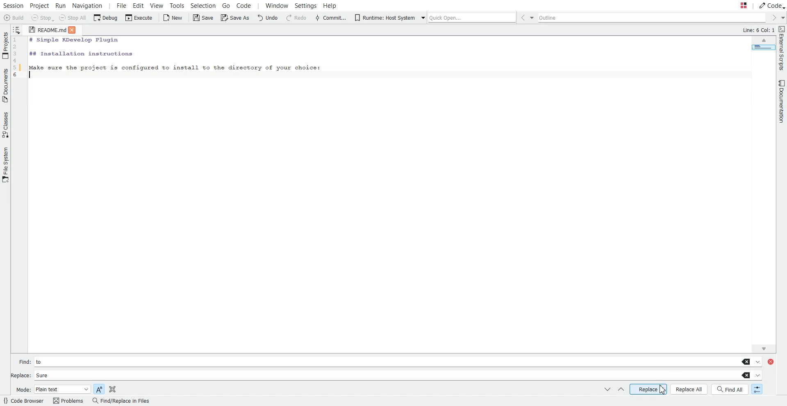 This screenshot has width=787, height=406. What do you see at coordinates (225, 5) in the screenshot?
I see `Go` at bounding box center [225, 5].